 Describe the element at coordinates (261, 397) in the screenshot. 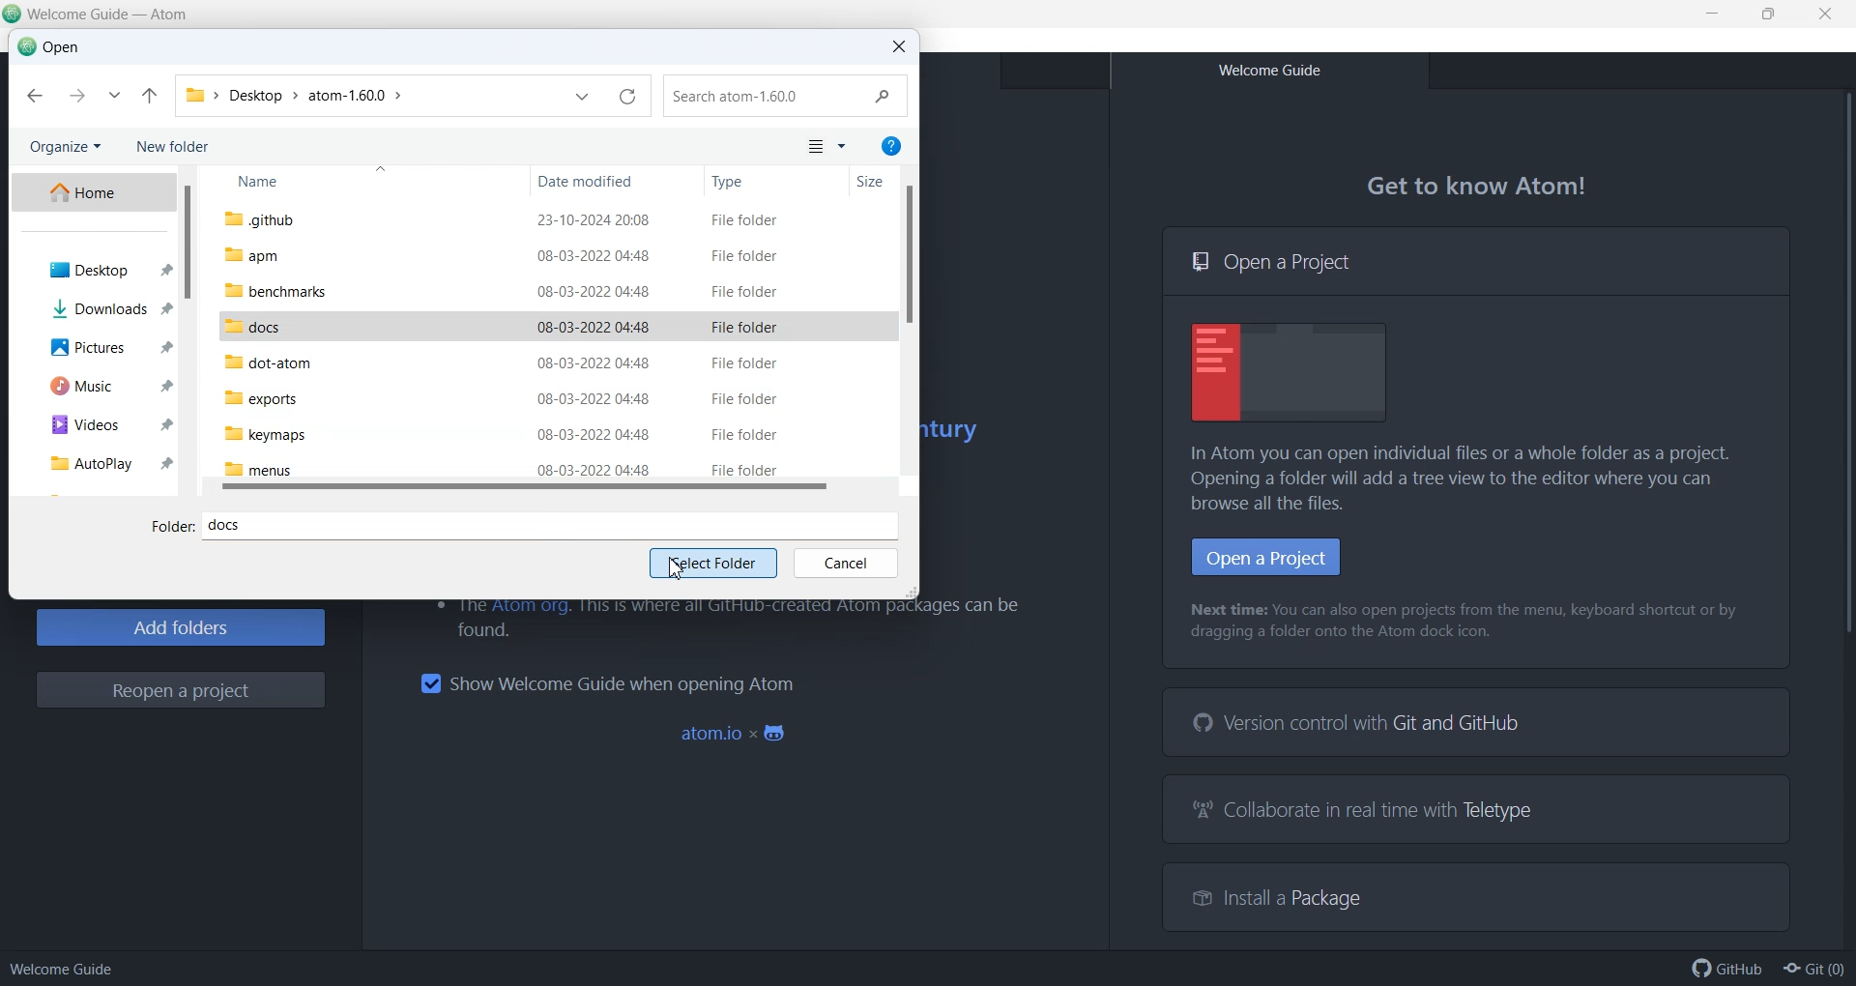

I see `exports` at that location.